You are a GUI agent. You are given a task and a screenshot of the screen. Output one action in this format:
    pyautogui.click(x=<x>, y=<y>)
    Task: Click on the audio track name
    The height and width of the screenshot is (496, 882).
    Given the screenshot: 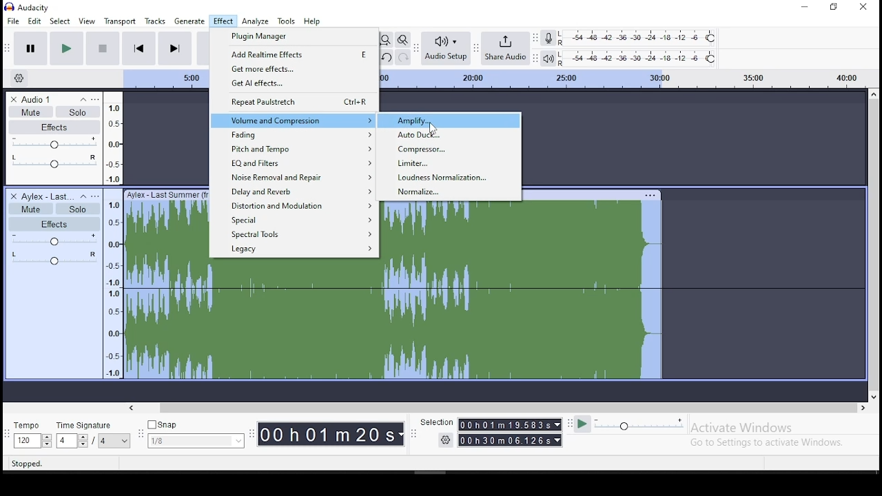 What is the action you would take?
    pyautogui.click(x=48, y=98)
    